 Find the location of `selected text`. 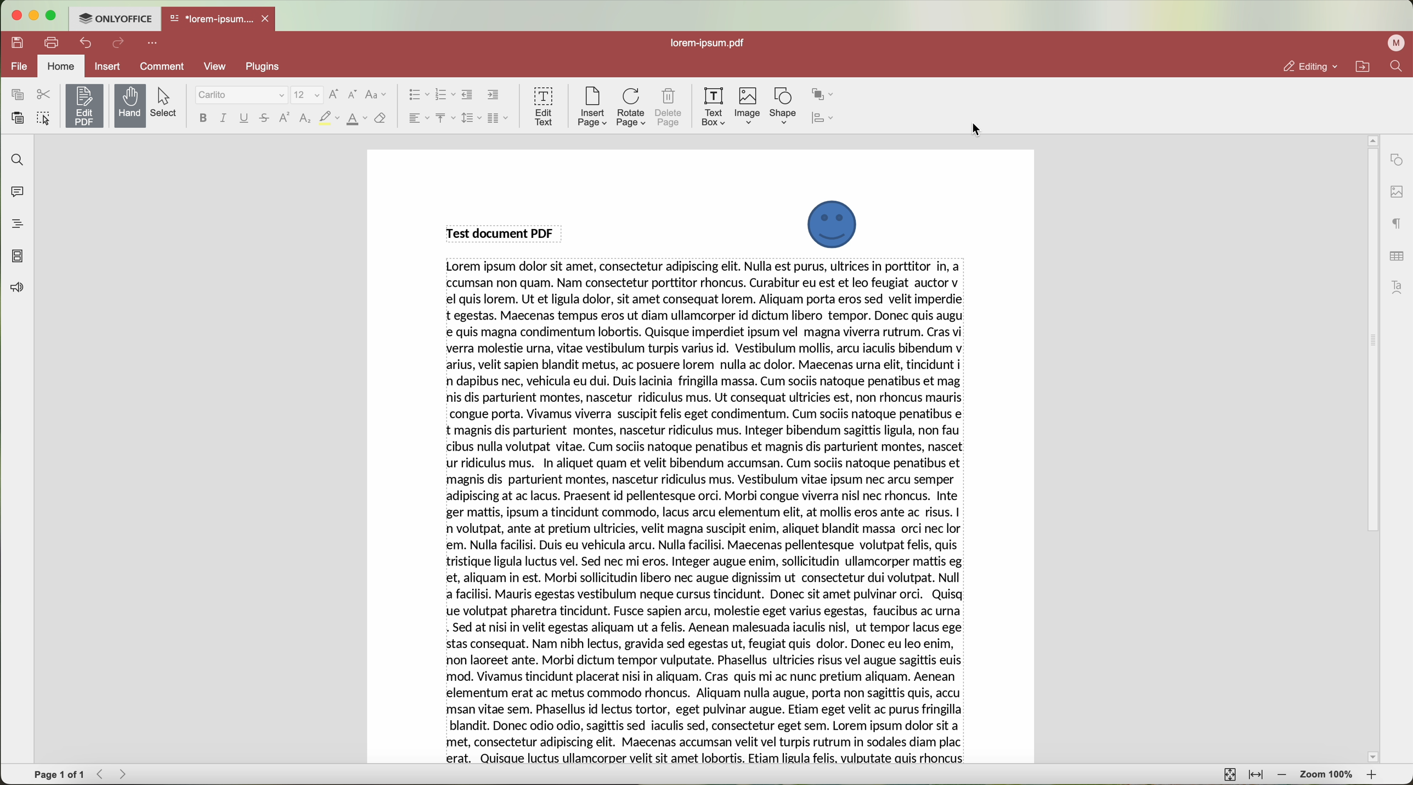

selected text is located at coordinates (706, 514).